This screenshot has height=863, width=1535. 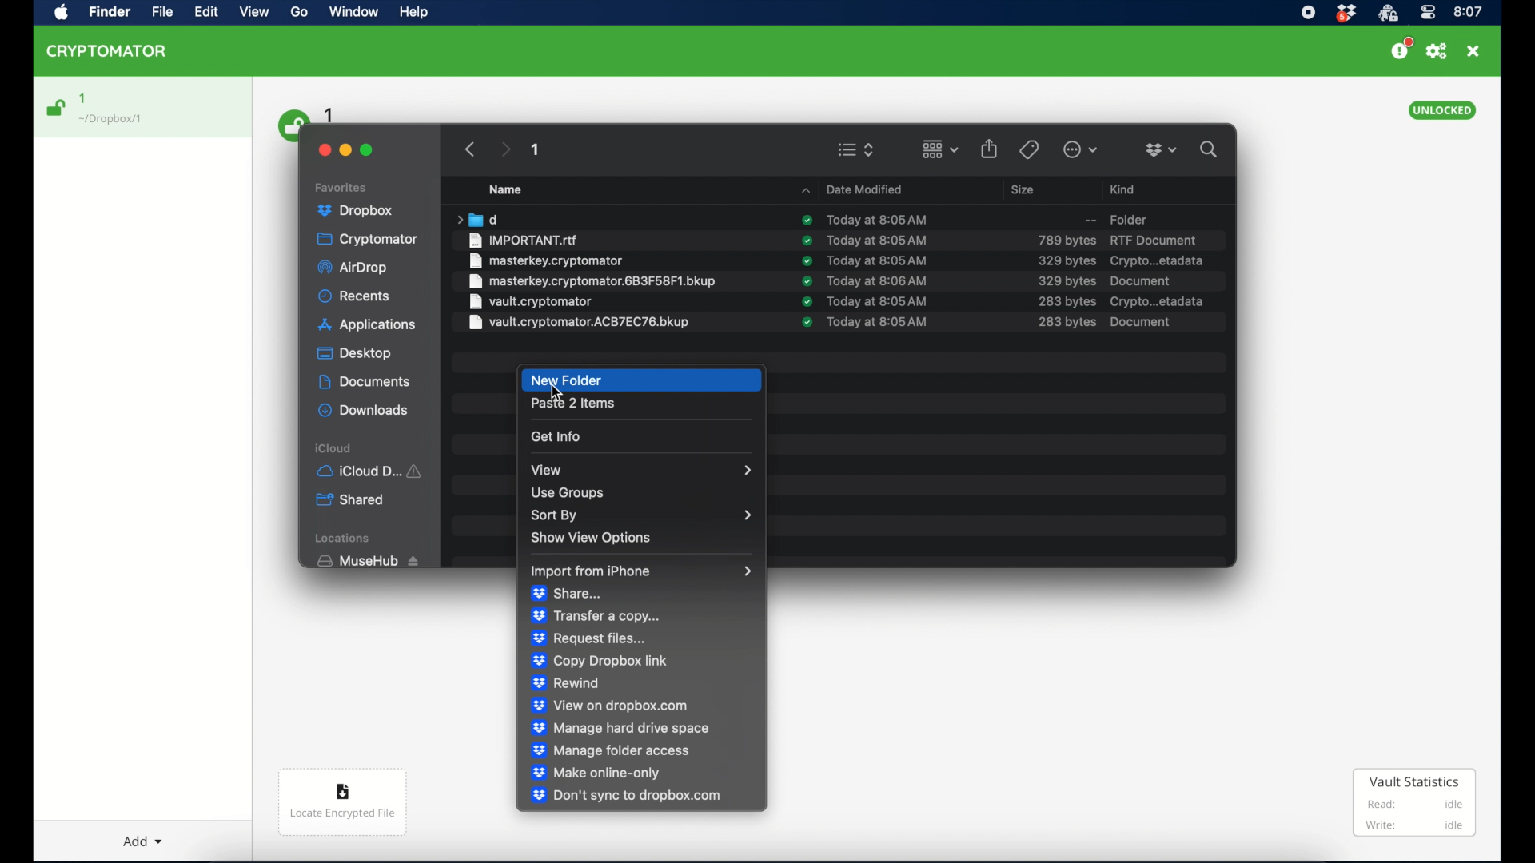 I want to click on date, so click(x=878, y=280).